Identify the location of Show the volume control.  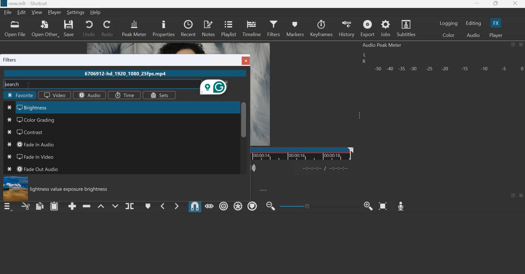
(254, 167).